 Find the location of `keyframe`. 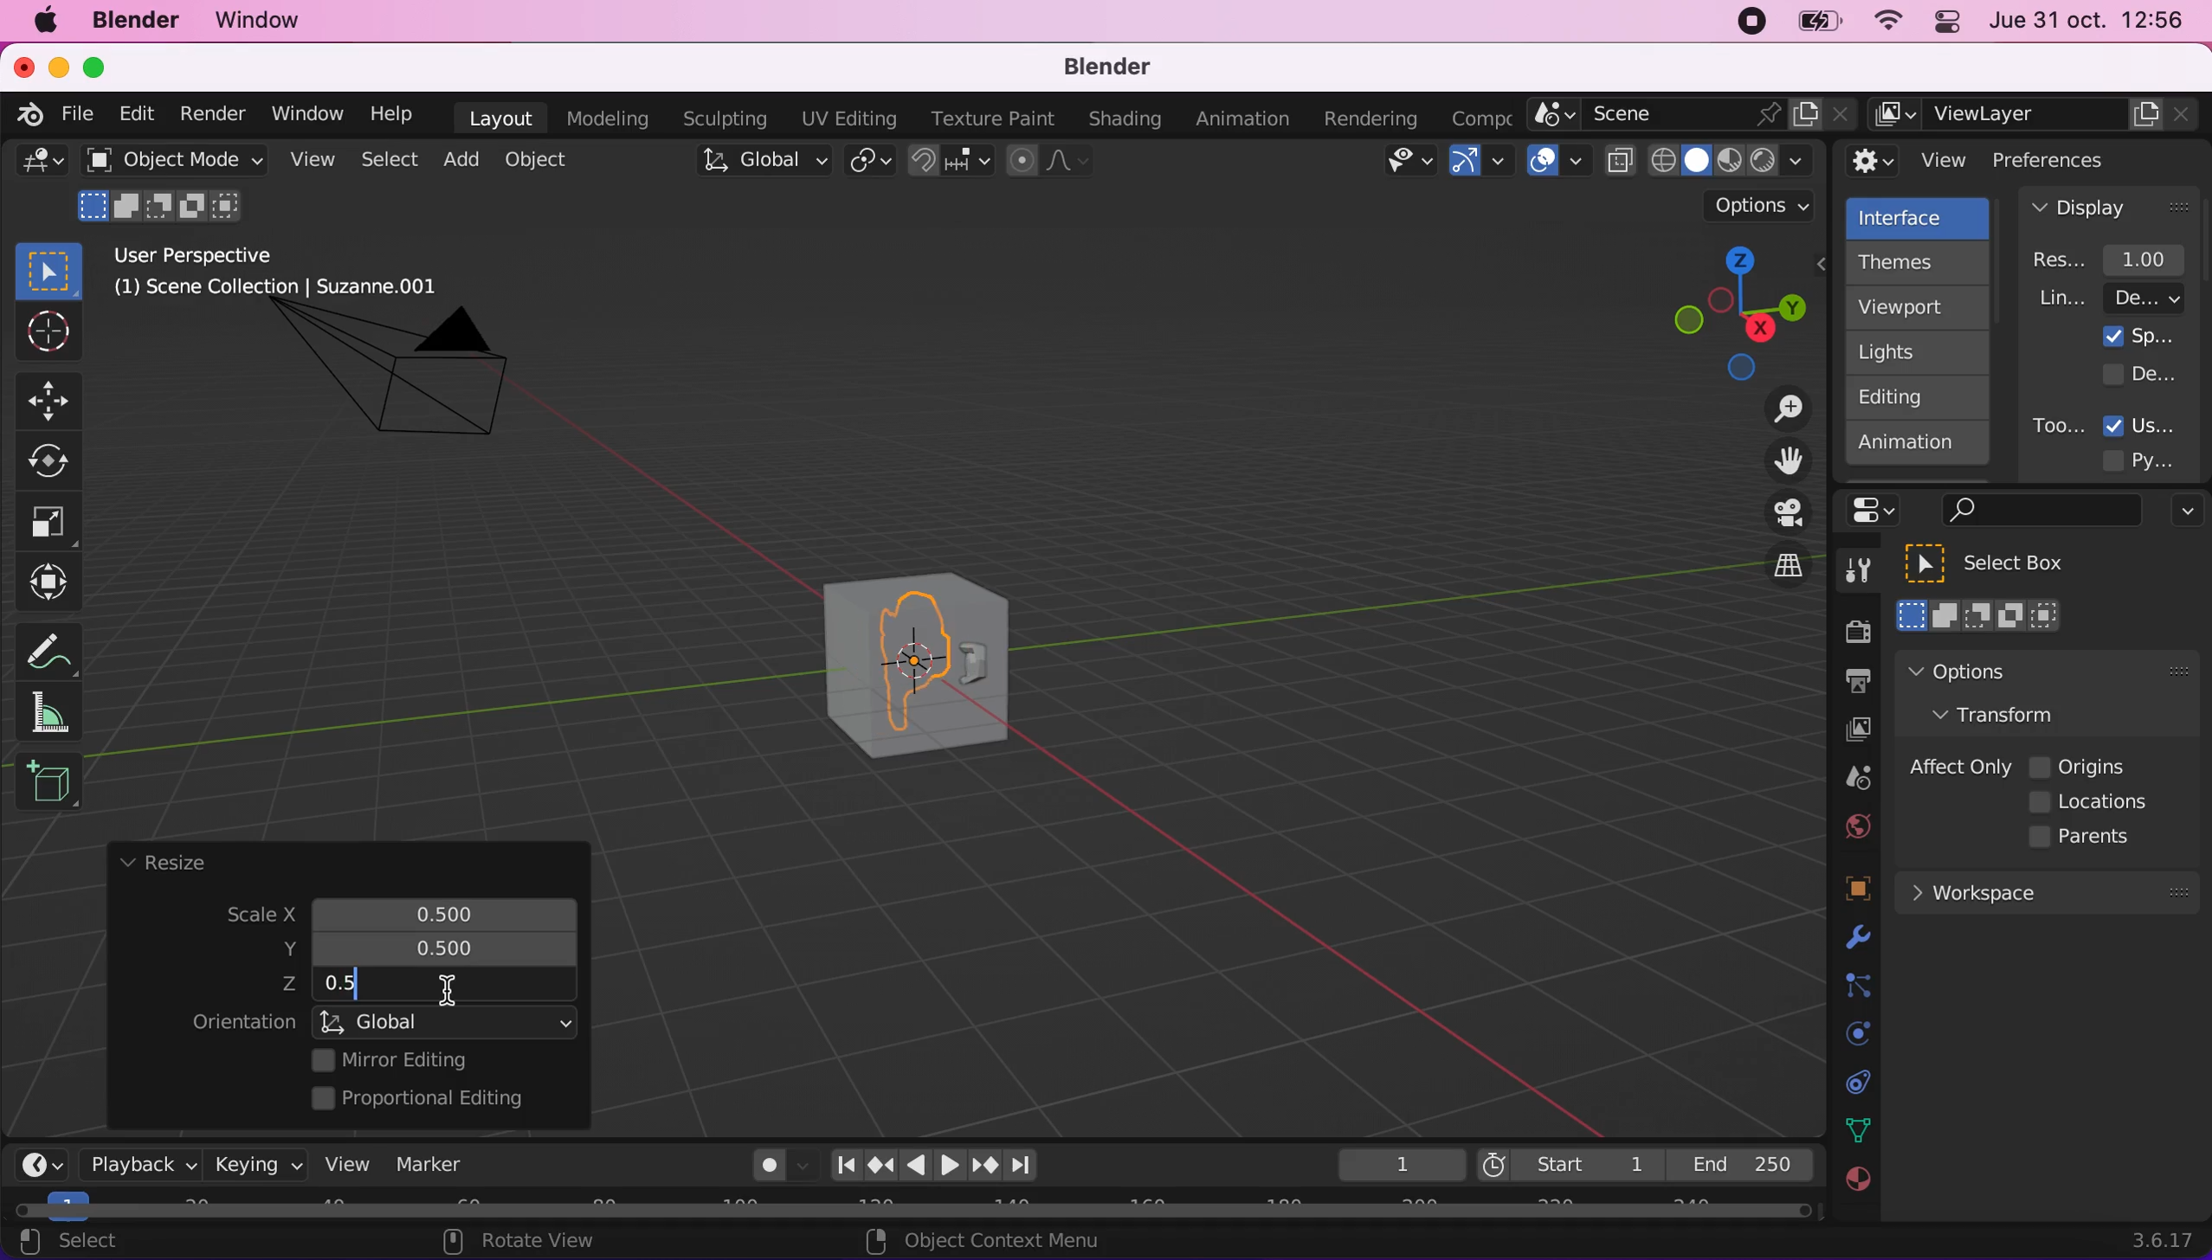

keyframe is located at coordinates (1399, 1166).